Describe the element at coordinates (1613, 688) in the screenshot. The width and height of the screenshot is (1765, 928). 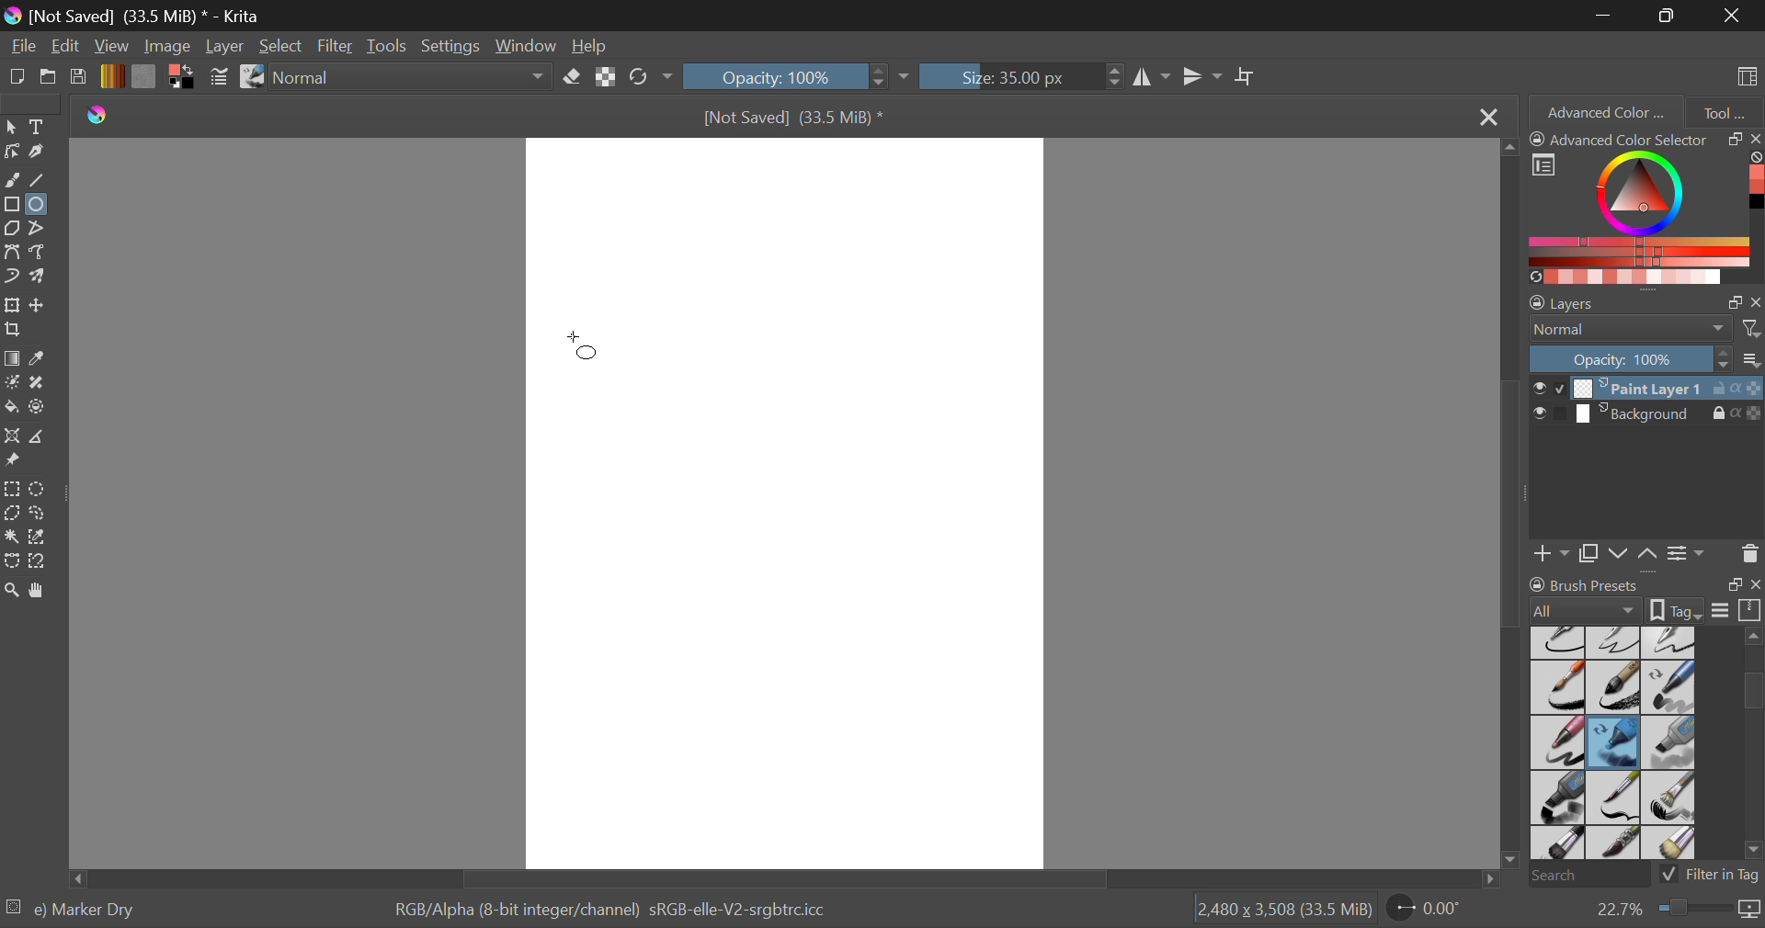
I see `Ink-8 Sumi-e` at that location.